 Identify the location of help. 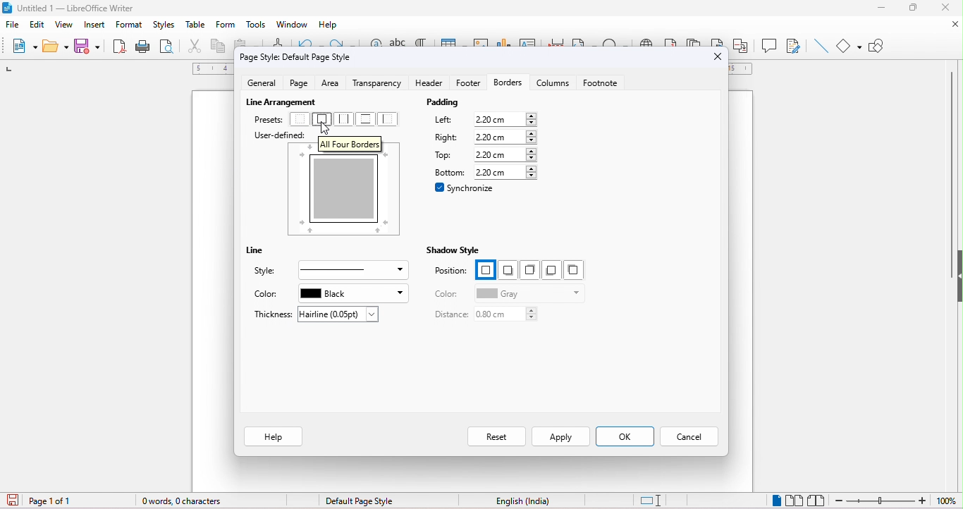
(328, 25).